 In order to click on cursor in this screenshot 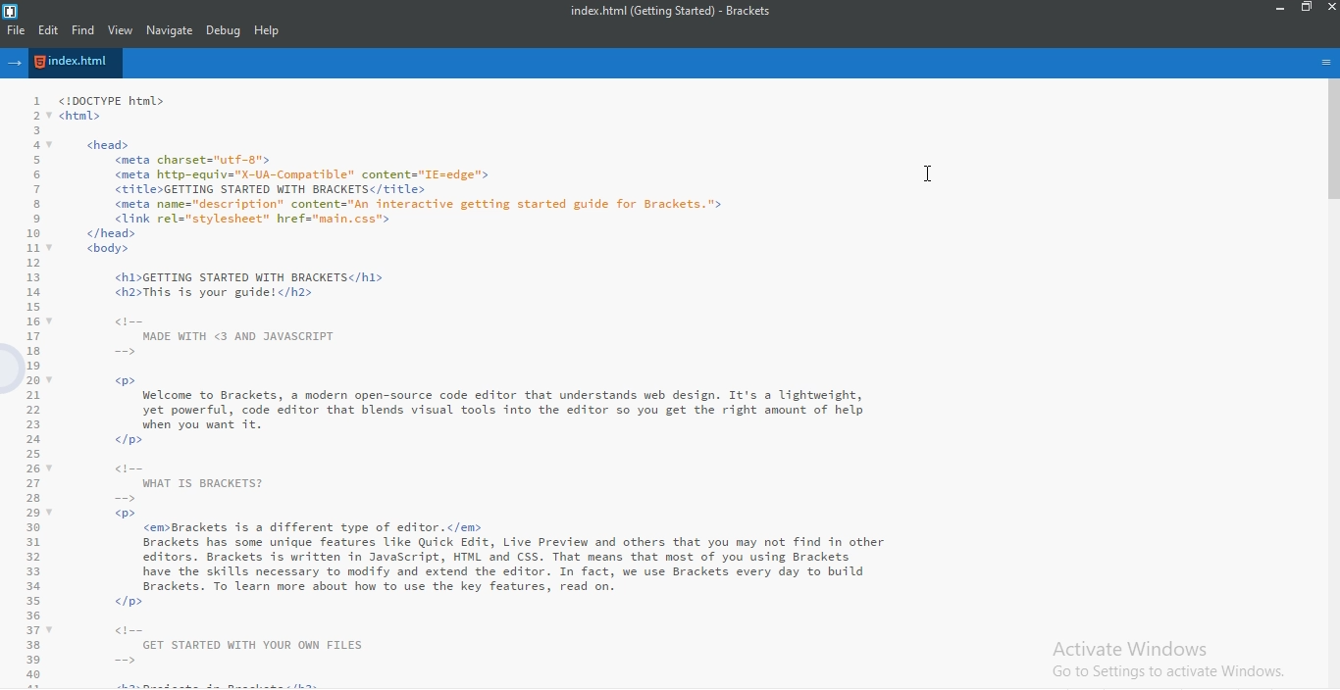, I will do `click(930, 172)`.